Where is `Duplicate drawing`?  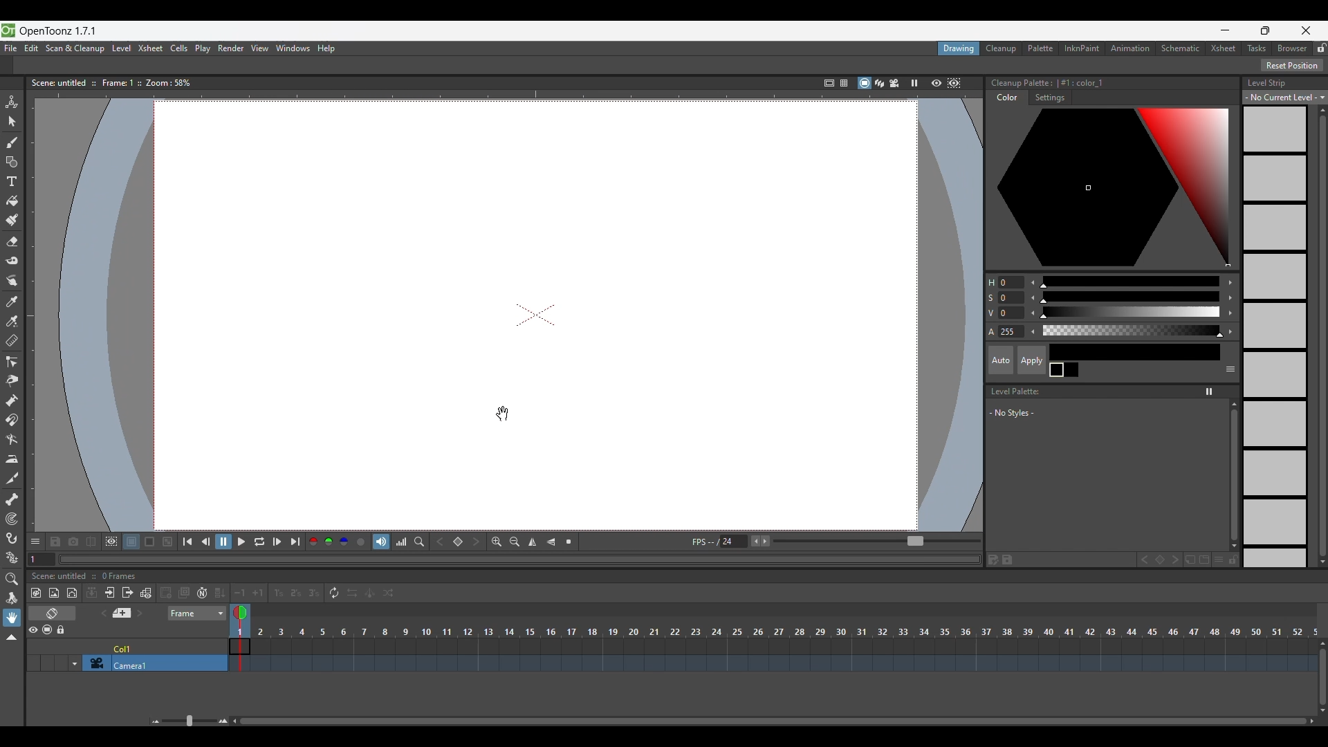 Duplicate drawing is located at coordinates (184, 593).